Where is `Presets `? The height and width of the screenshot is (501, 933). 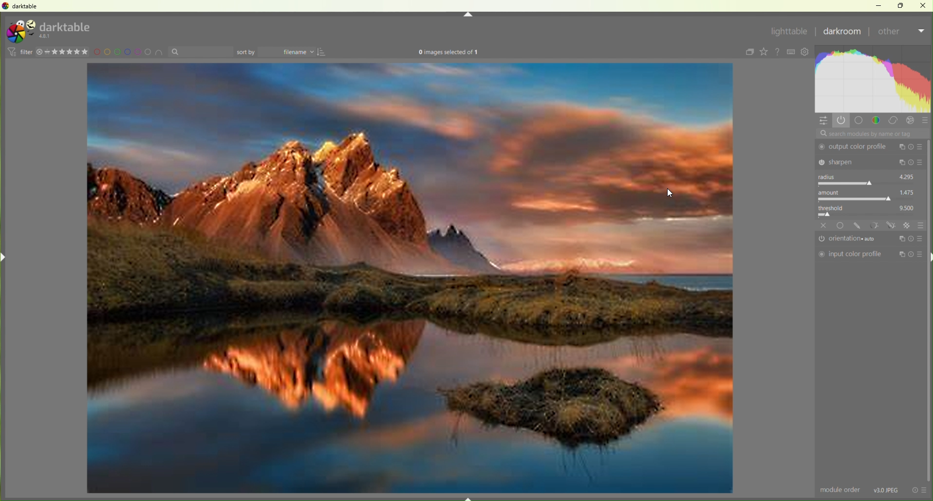
Presets  is located at coordinates (926, 122).